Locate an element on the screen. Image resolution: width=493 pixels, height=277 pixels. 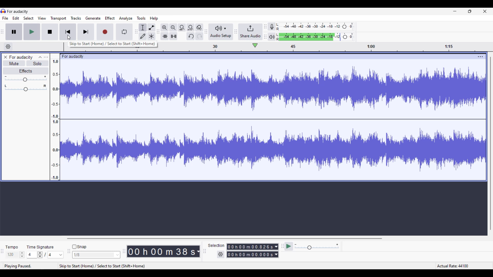
Selection tool is located at coordinates (143, 27).